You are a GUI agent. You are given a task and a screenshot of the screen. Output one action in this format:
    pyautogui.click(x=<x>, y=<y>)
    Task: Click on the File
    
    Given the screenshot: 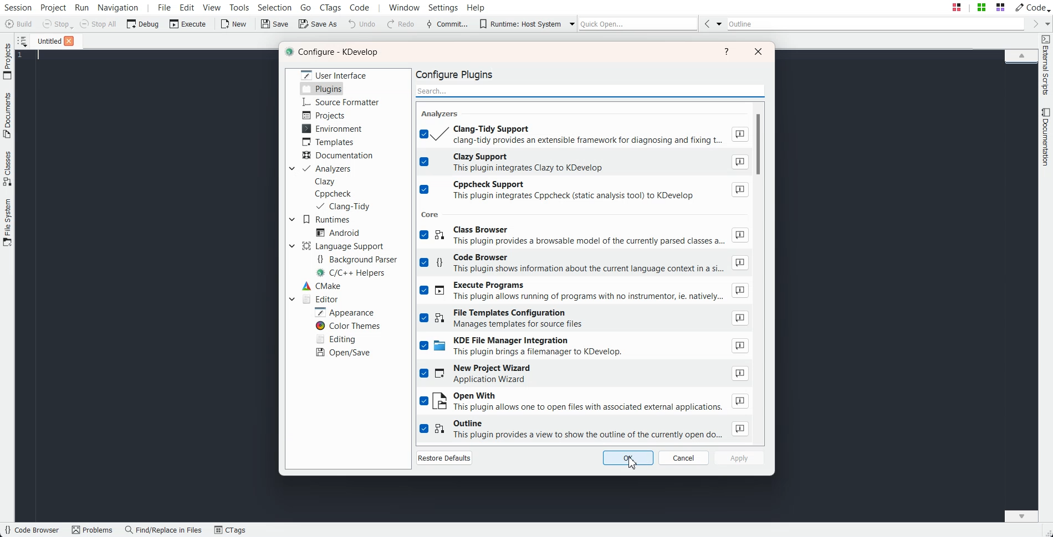 What is the action you would take?
    pyautogui.click(x=46, y=40)
    